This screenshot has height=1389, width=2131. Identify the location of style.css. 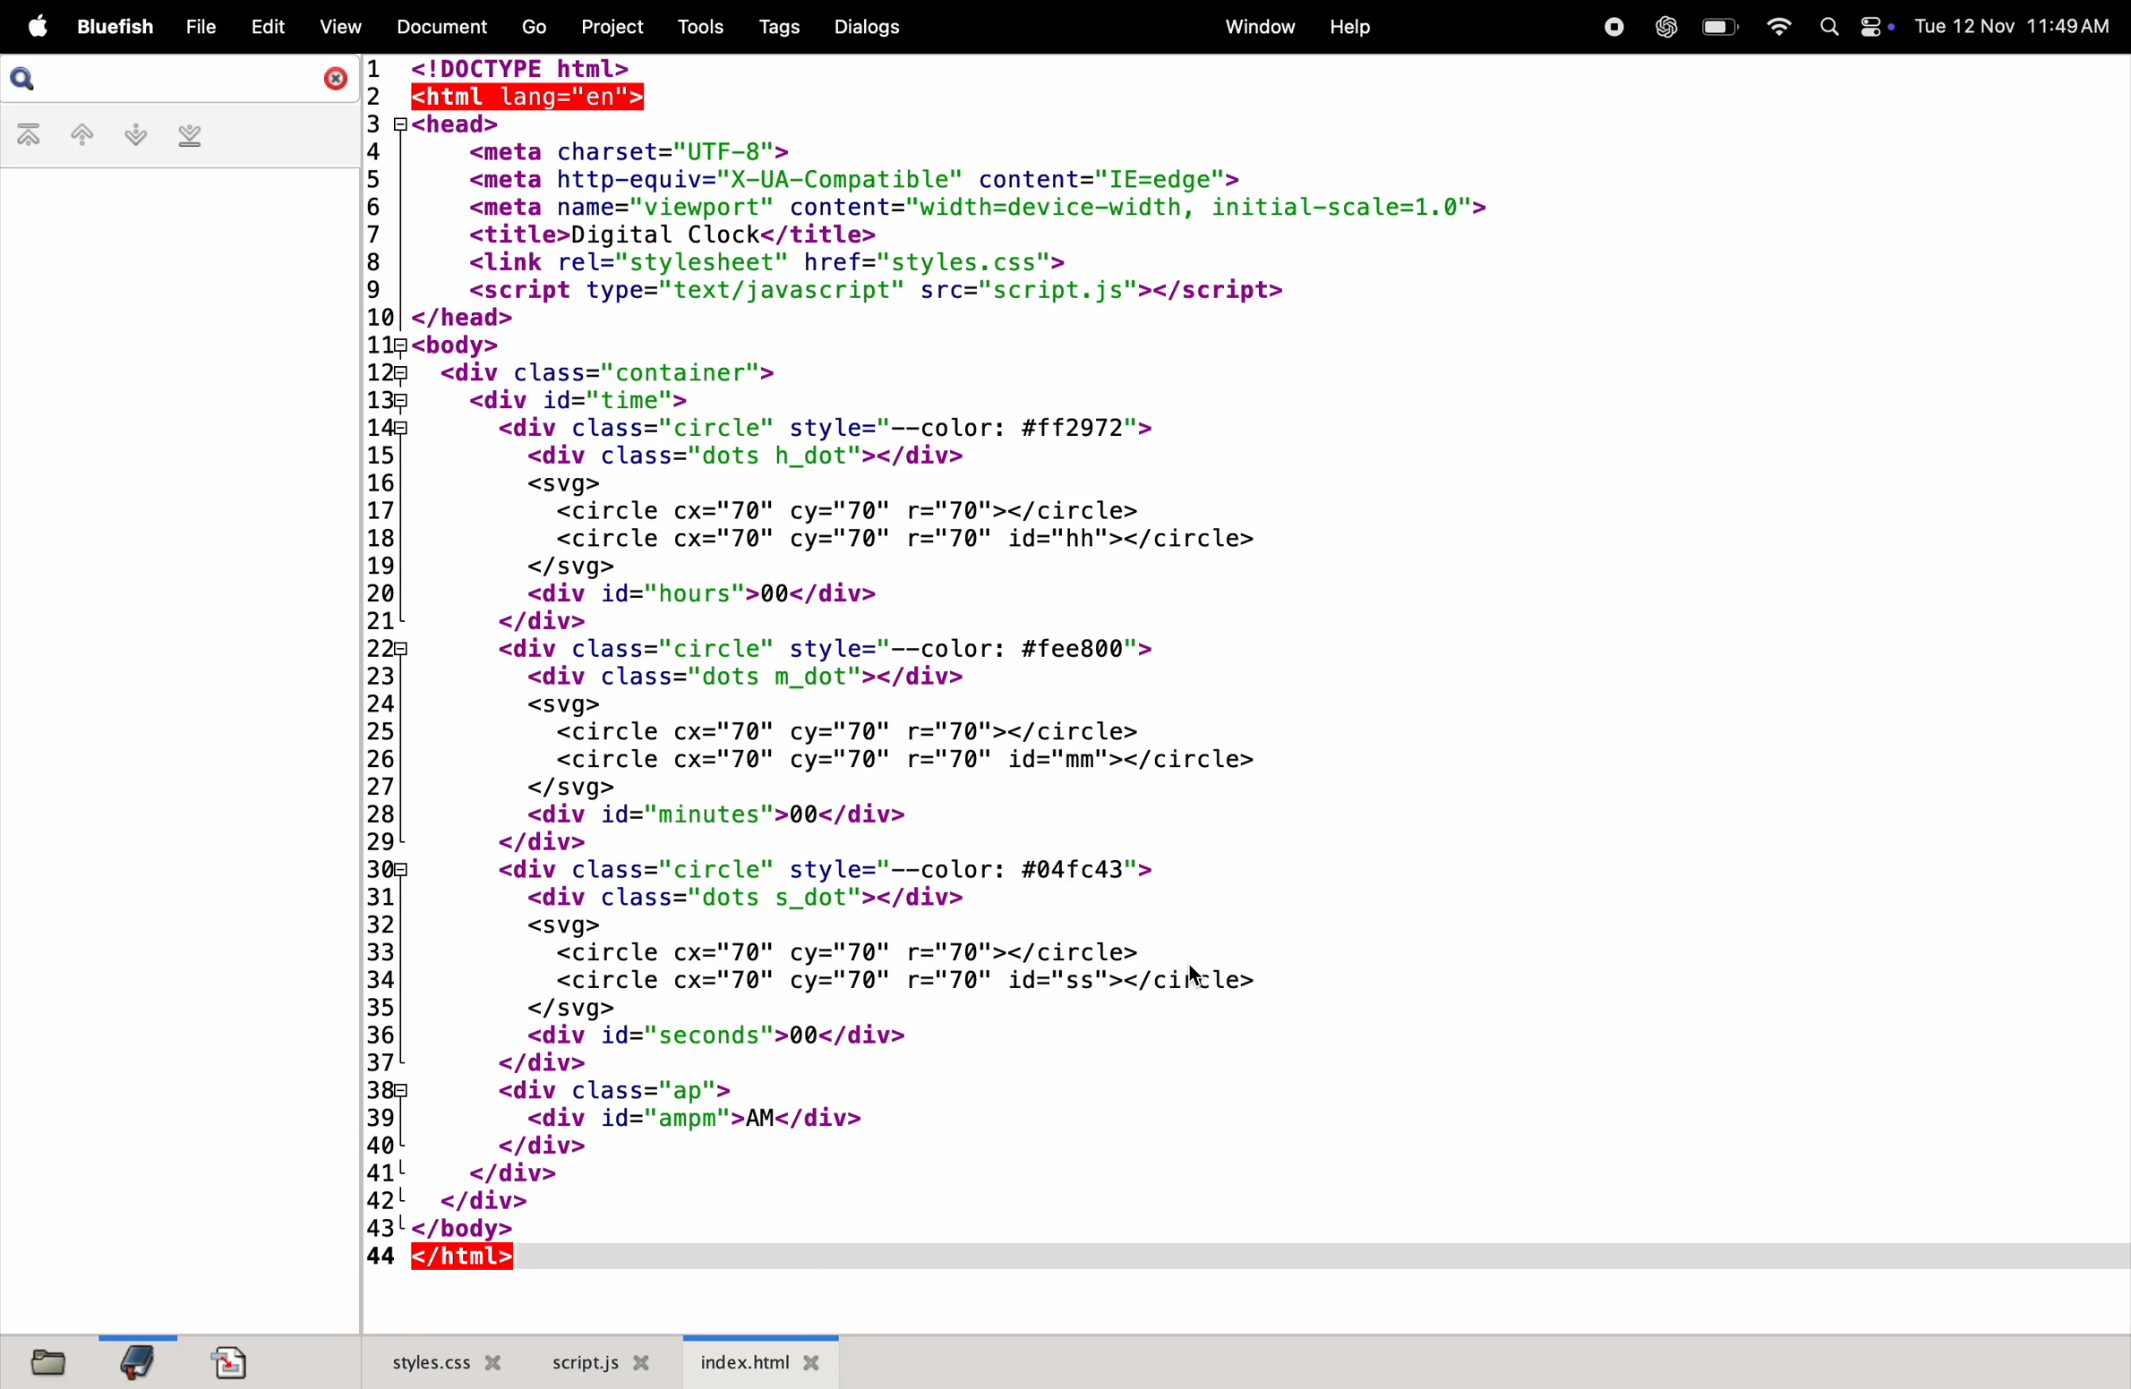
(437, 1359).